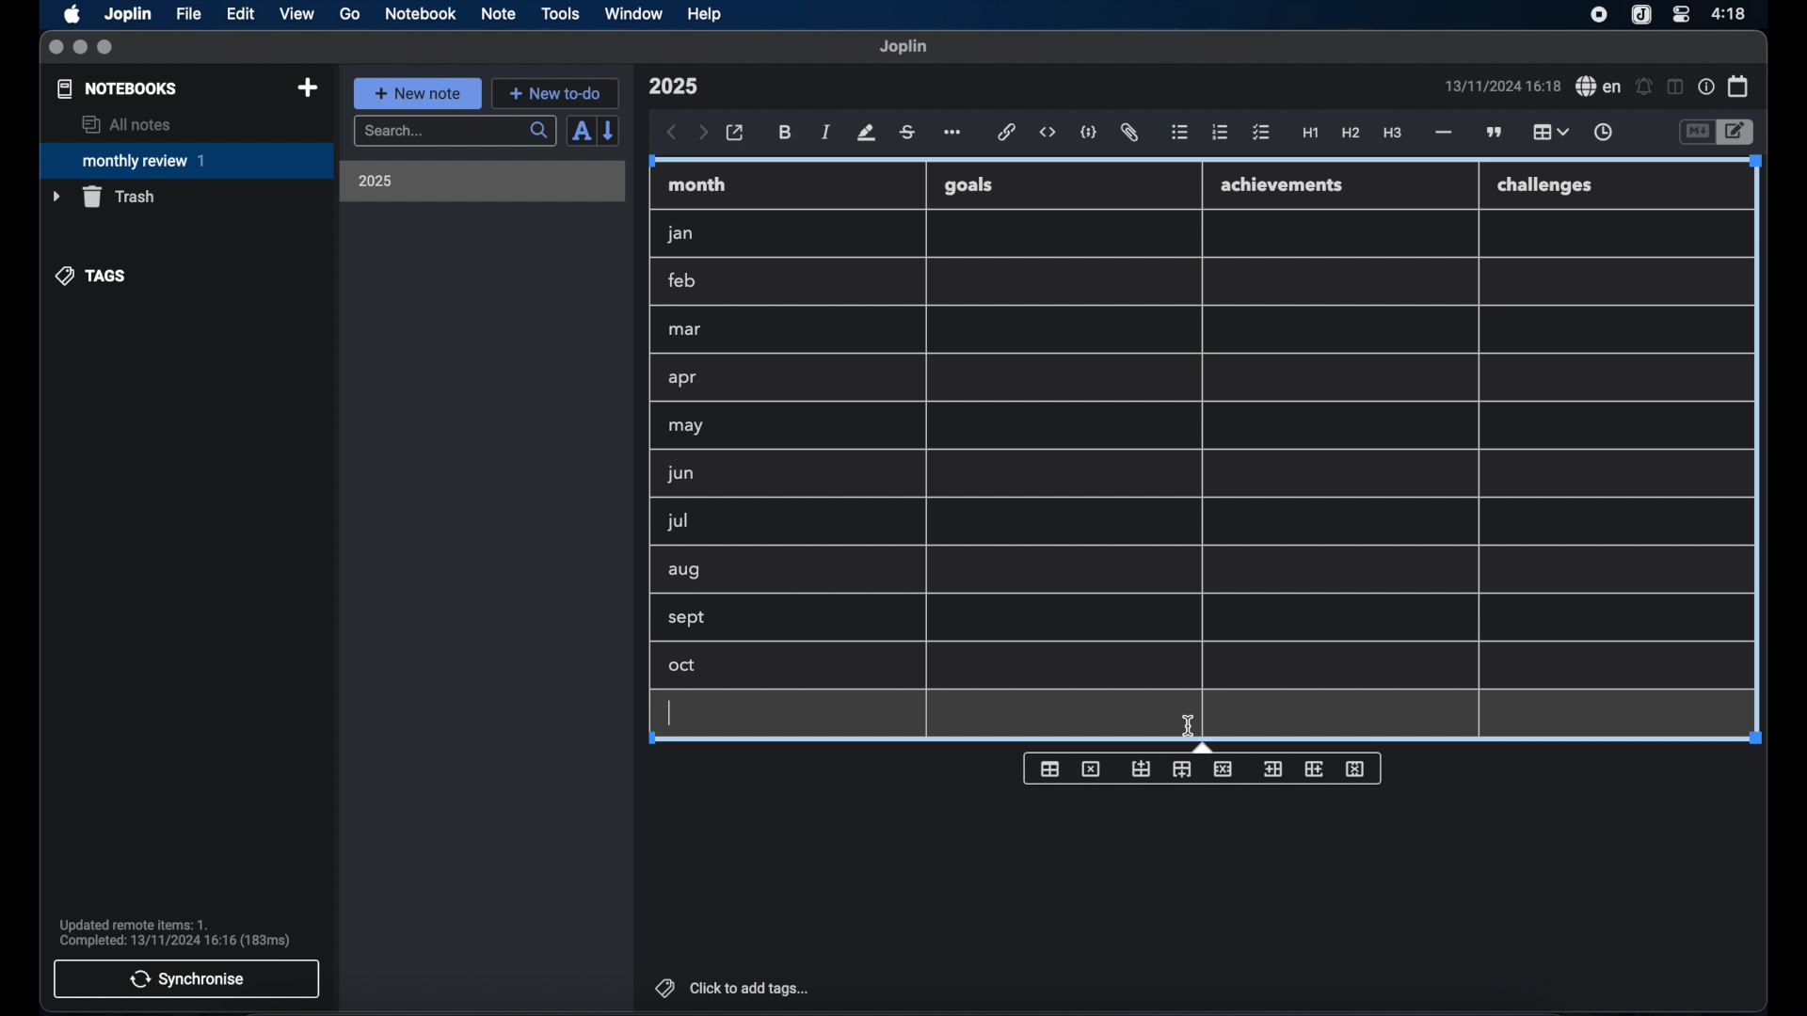 The width and height of the screenshot is (1807, 1016). Describe the element at coordinates (683, 667) in the screenshot. I see `oct` at that location.